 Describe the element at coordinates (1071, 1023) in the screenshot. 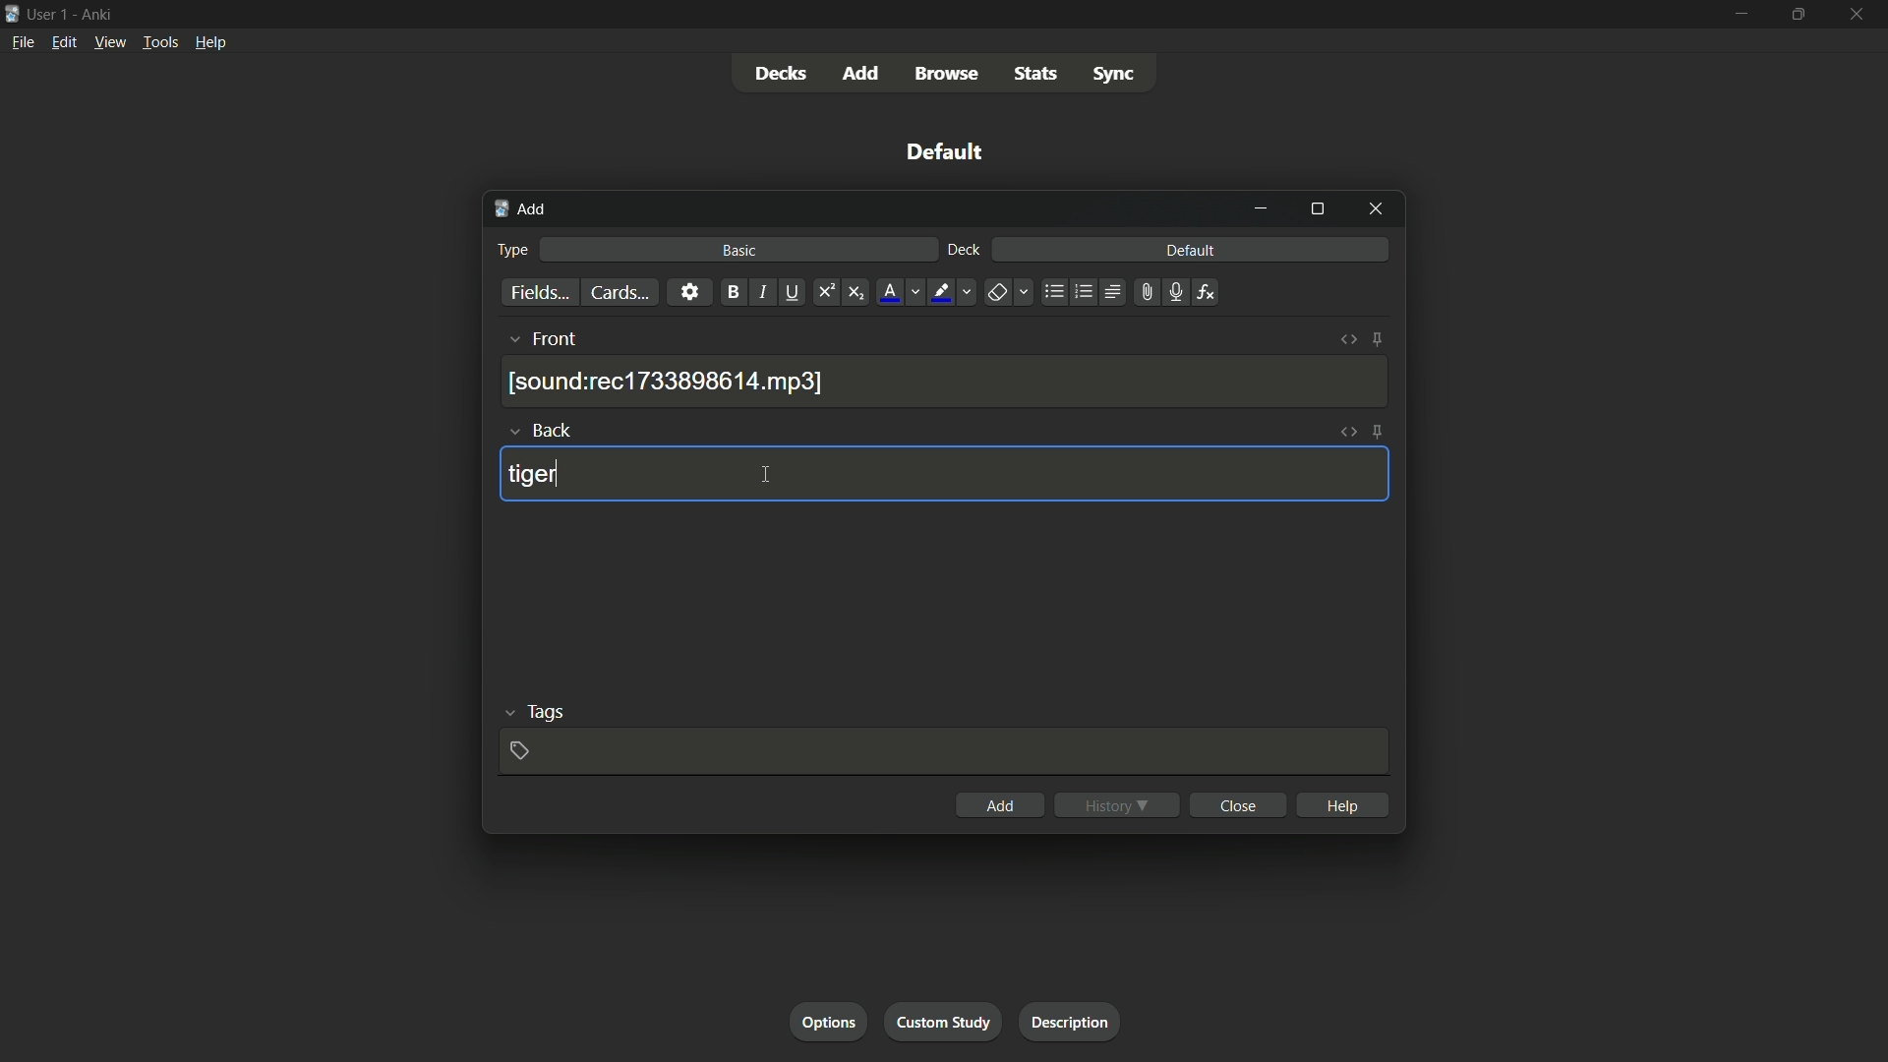

I see `description` at that location.